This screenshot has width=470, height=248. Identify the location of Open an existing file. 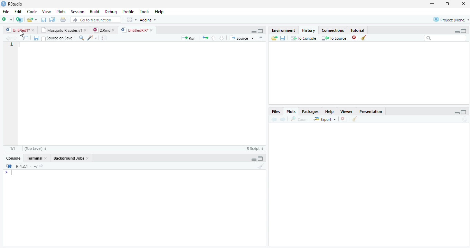
(32, 20).